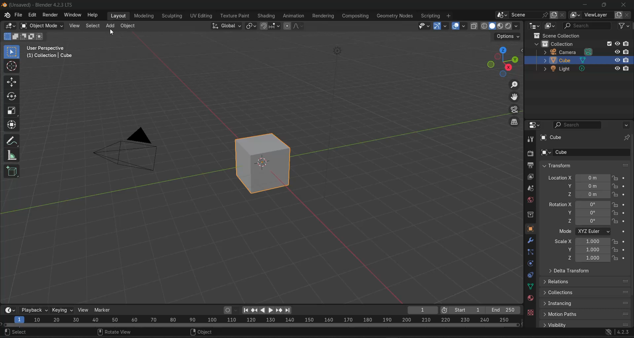 The width and height of the screenshot is (634, 338). I want to click on window, so click(73, 15).